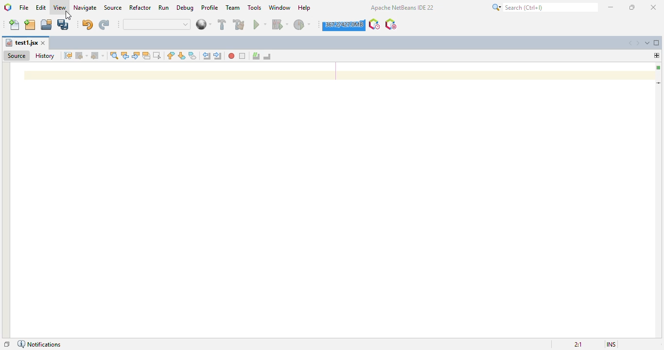 Image resolution: width=664 pixels, height=350 pixels. Describe the element at coordinates (267, 56) in the screenshot. I see `uncomment` at that location.